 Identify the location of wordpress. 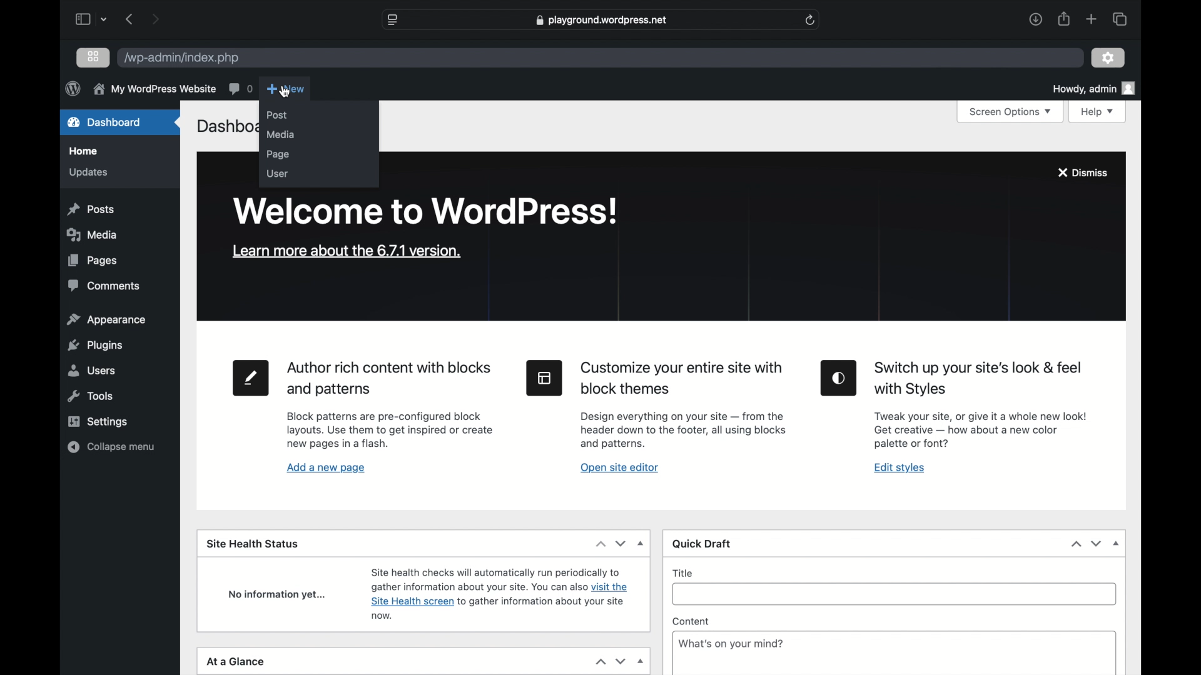
(73, 88).